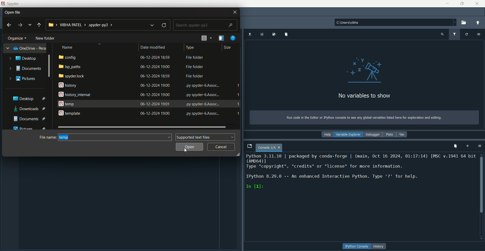 The image size is (485, 251). What do you see at coordinates (68, 47) in the screenshot?
I see `name` at bounding box center [68, 47].